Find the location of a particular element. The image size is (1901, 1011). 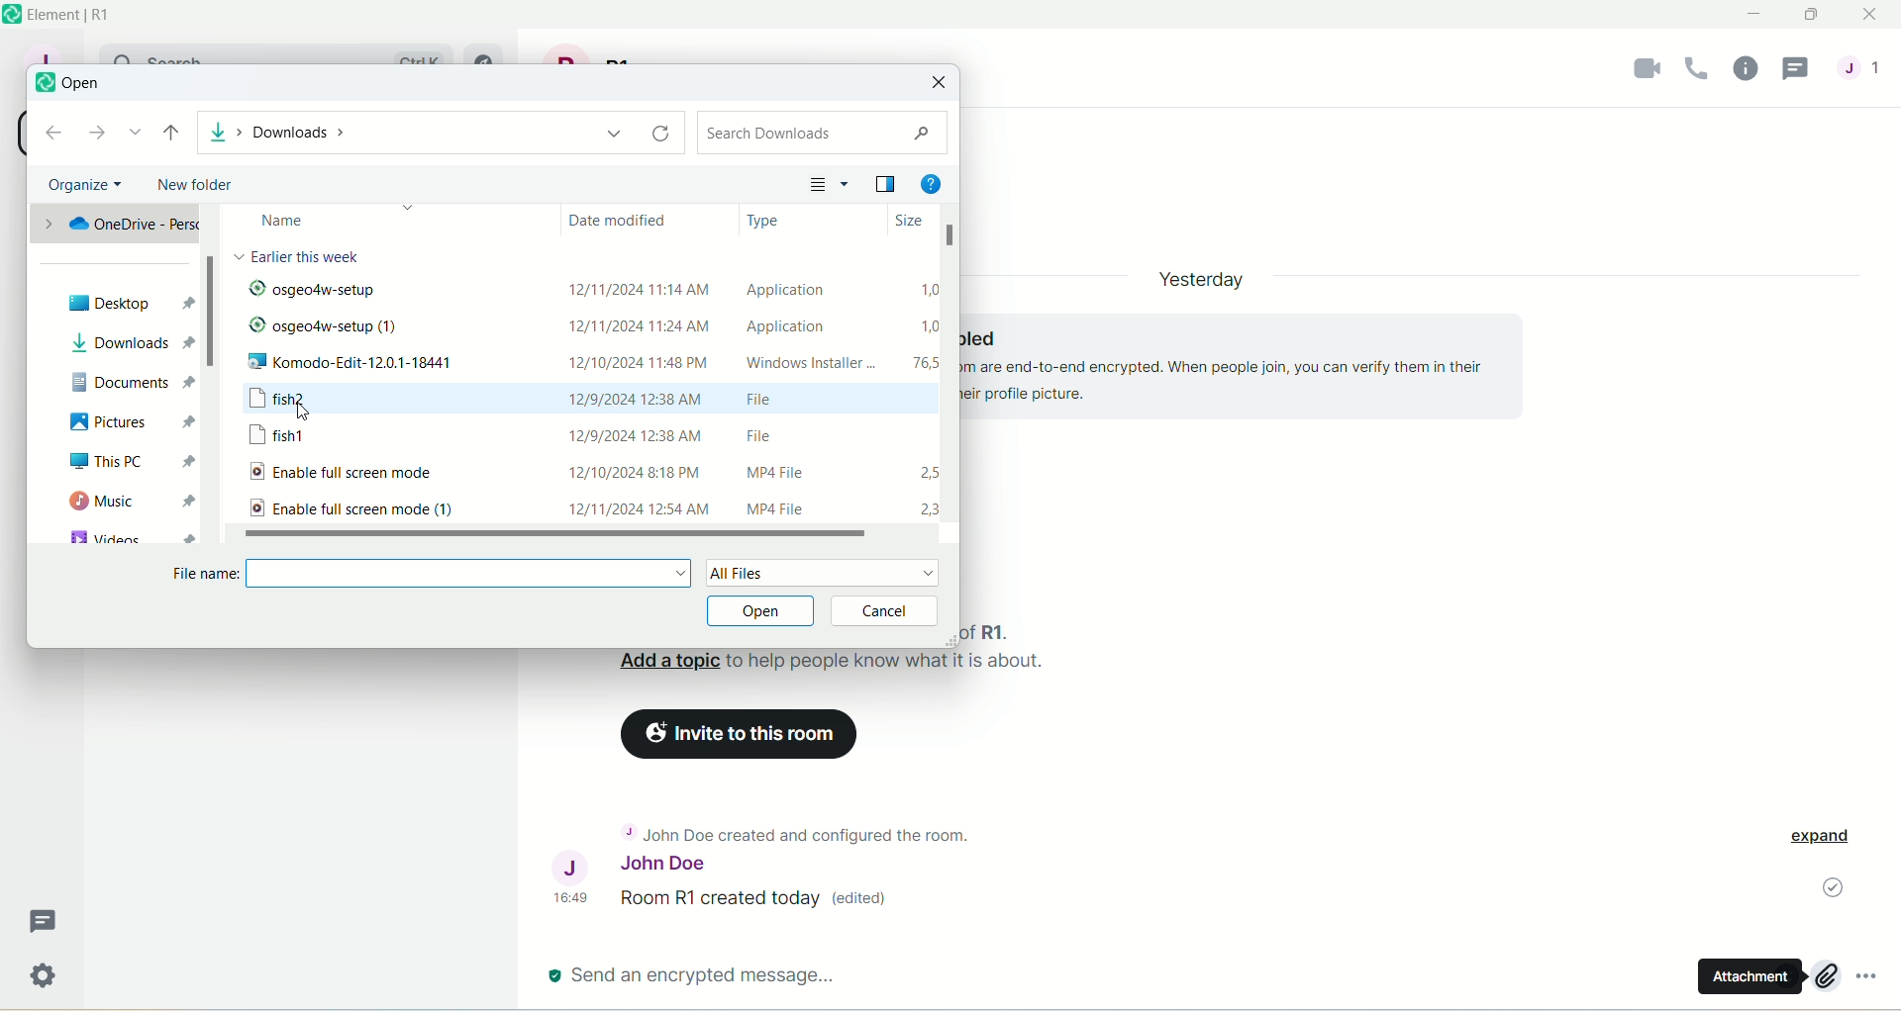

Settings is located at coordinates (49, 981).